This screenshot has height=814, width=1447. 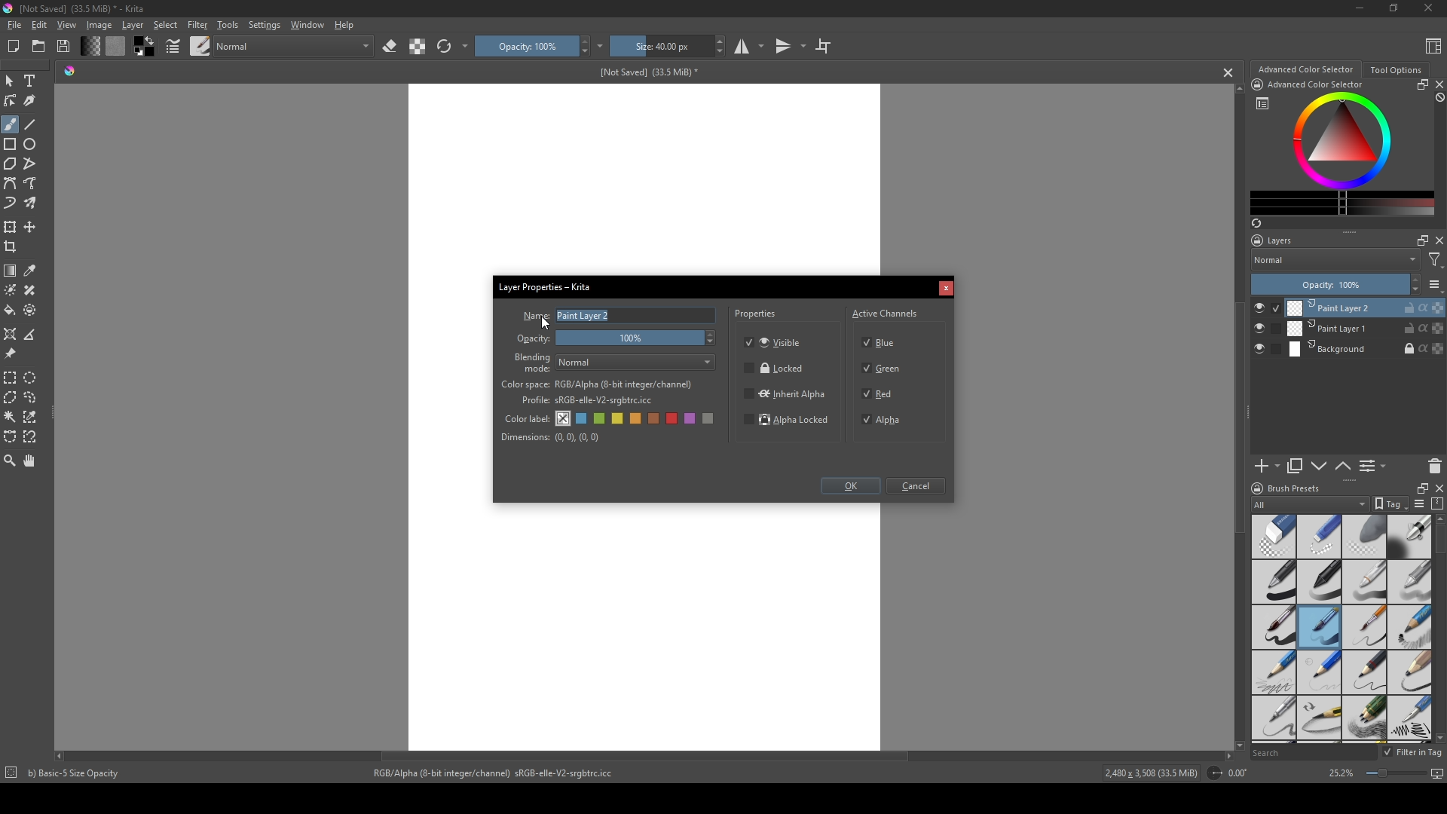 What do you see at coordinates (11, 47) in the screenshot?
I see `New file` at bounding box center [11, 47].